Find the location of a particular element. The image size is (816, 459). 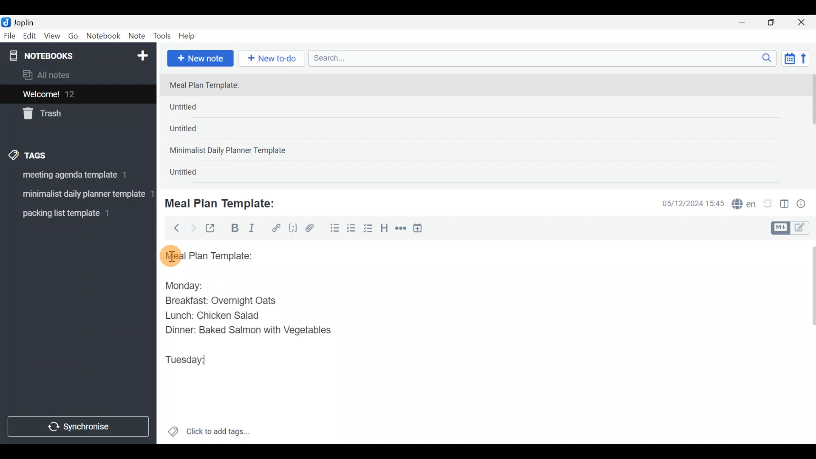

Back is located at coordinates (173, 227).